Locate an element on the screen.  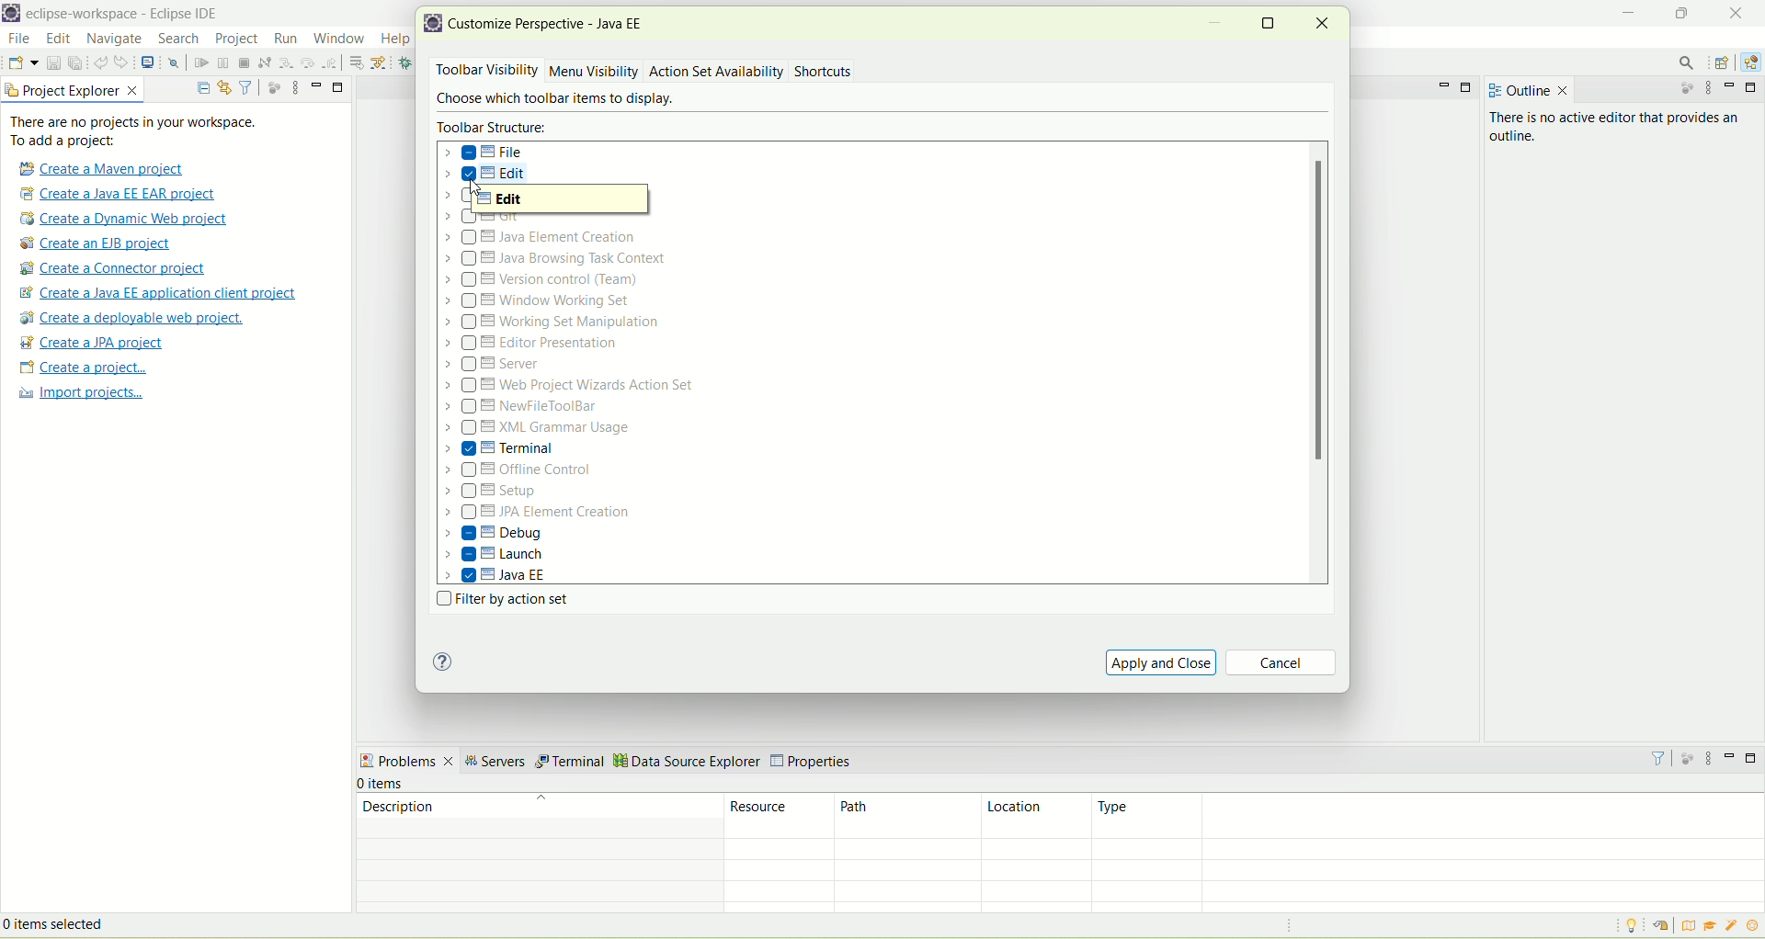
window is located at coordinates (338, 40).